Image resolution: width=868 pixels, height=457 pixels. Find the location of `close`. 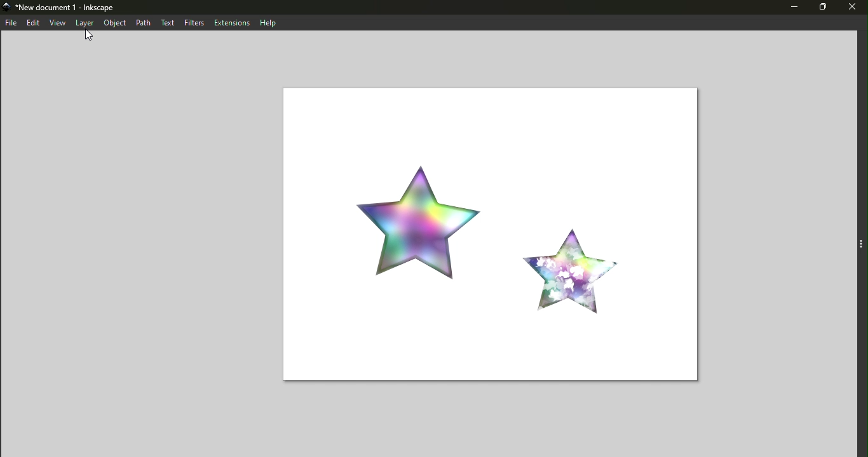

close is located at coordinates (855, 8).